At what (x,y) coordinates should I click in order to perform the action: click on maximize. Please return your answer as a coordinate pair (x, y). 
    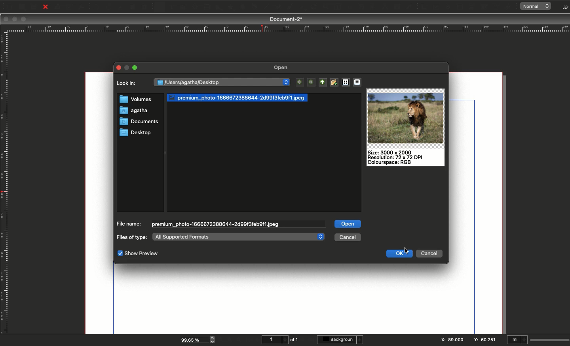
    Looking at the image, I should click on (129, 68).